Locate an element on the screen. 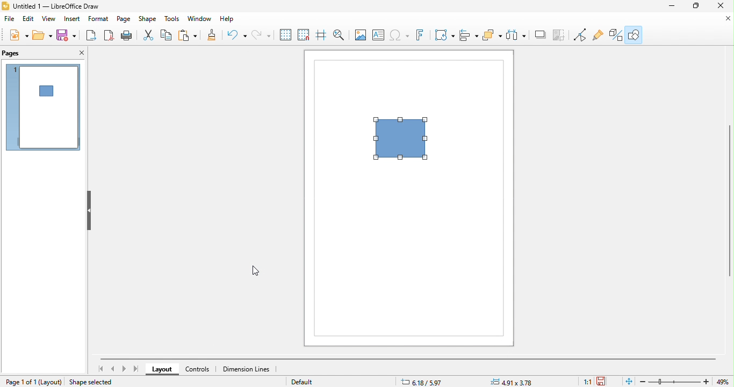 The height and width of the screenshot is (387, 734). 0.00 x0.00 is located at coordinates (513, 381).